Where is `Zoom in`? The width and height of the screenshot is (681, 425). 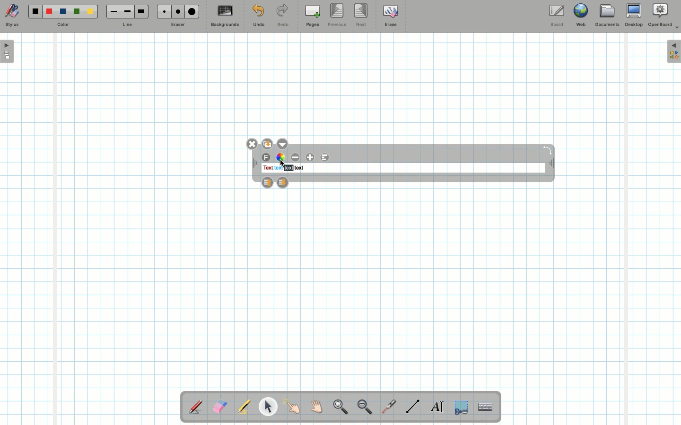
Zoom in is located at coordinates (338, 408).